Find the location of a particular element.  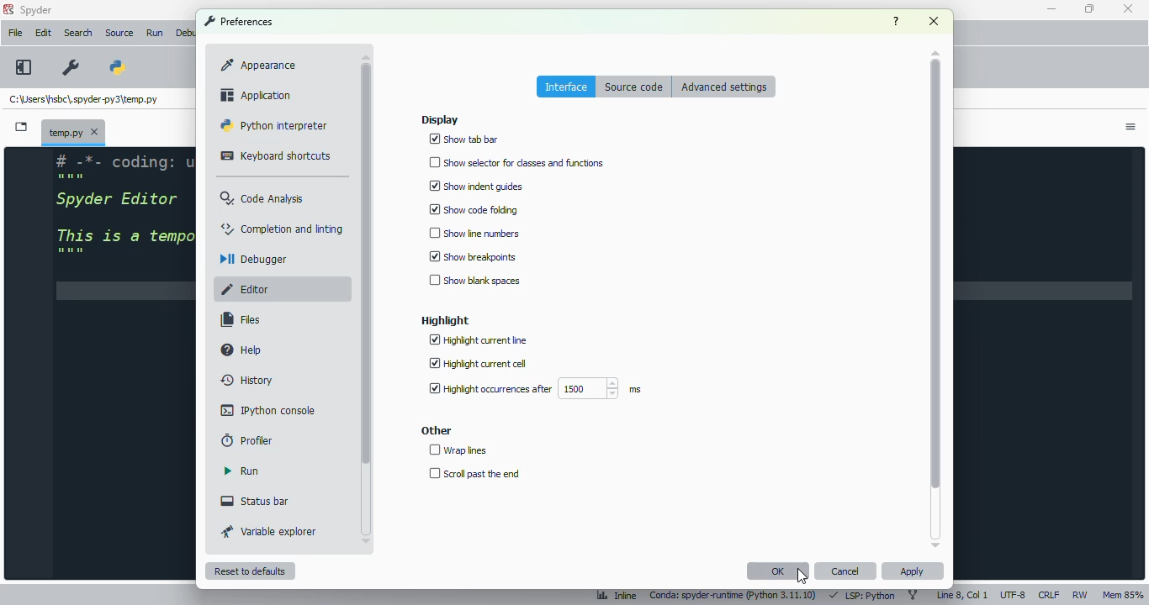

show breakpoints is located at coordinates (472, 256).